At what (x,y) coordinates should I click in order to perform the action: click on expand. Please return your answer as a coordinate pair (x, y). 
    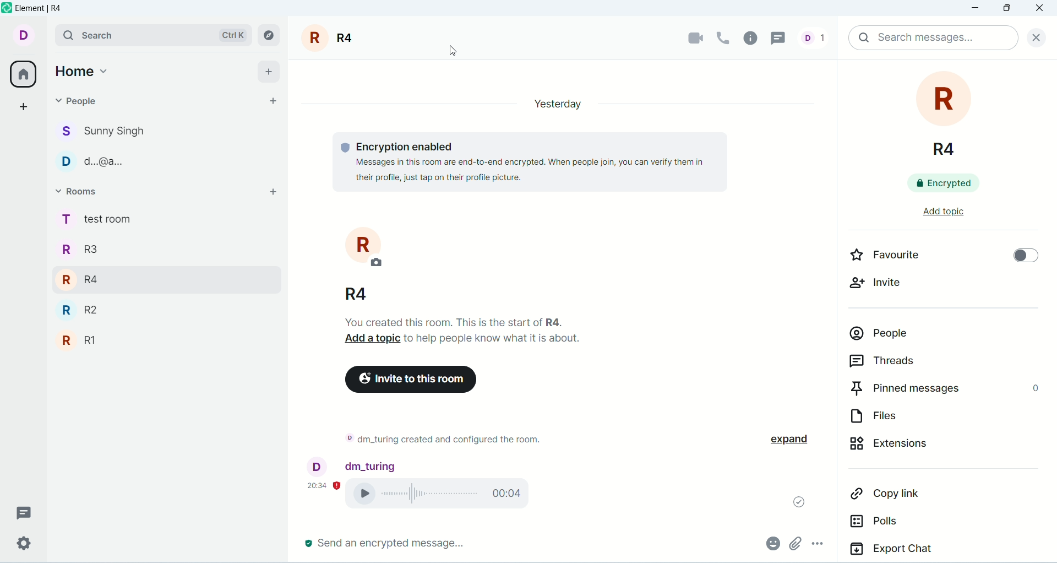
    Looking at the image, I should click on (797, 440).